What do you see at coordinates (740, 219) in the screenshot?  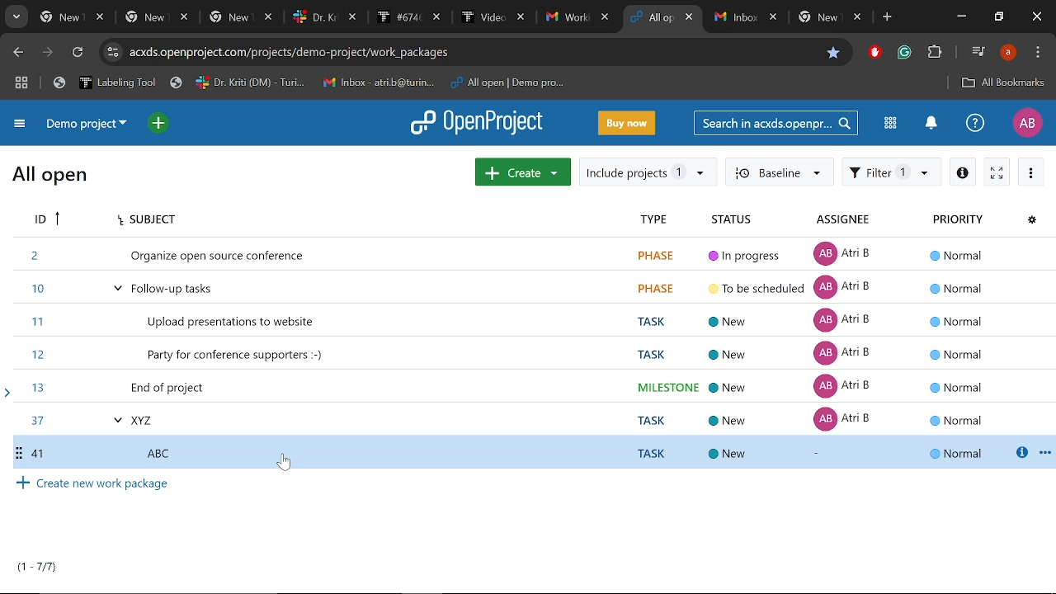 I see `Status` at bounding box center [740, 219].